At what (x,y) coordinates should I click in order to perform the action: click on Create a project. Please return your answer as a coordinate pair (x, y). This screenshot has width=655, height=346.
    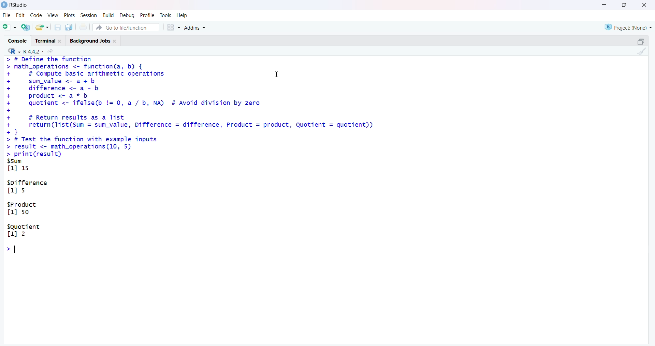
    Looking at the image, I should click on (25, 26).